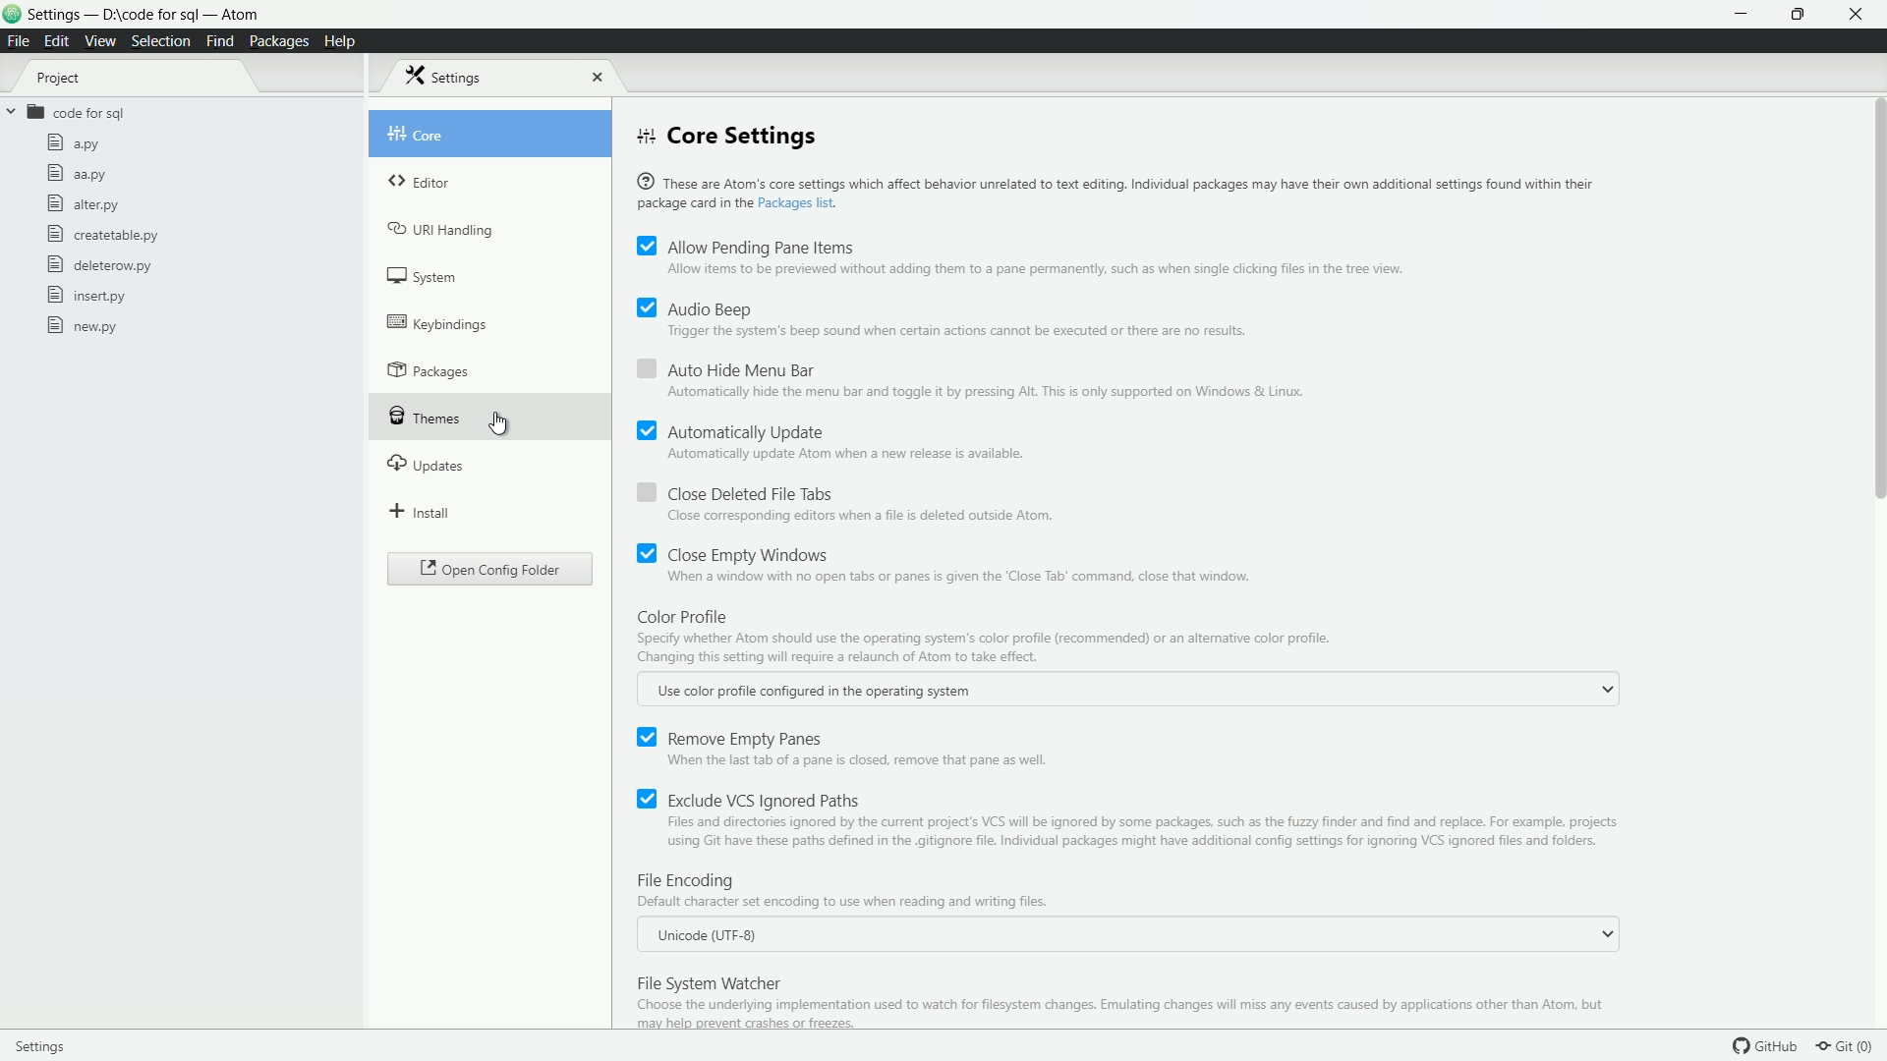  What do you see at coordinates (1744, 15) in the screenshot?
I see `minimize` at bounding box center [1744, 15].